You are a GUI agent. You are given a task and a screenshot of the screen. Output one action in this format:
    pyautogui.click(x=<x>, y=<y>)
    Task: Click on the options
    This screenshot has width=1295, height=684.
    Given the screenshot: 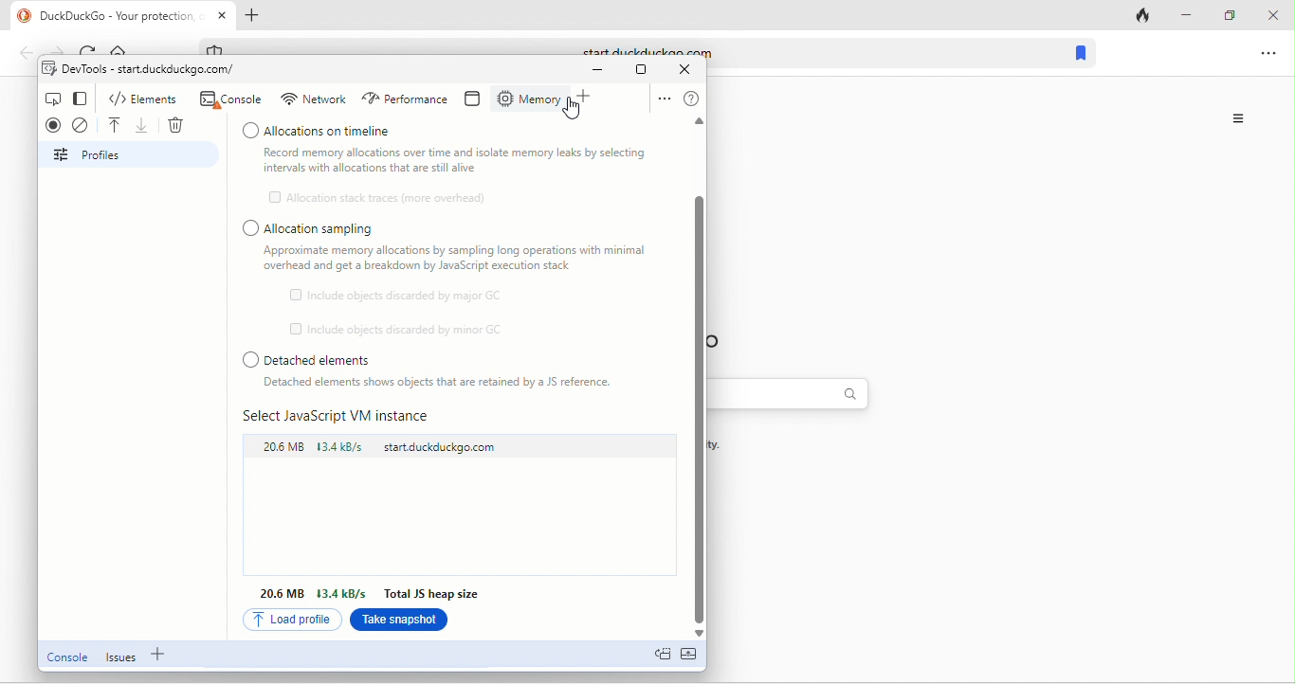 What is the action you would take?
    pyautogui.click(x=1241, y=118)
    